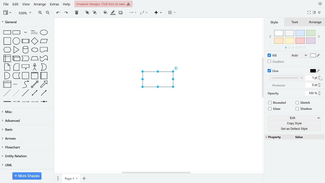 The image size is (325, 183). I want to click on current line width, so click(312, 78).